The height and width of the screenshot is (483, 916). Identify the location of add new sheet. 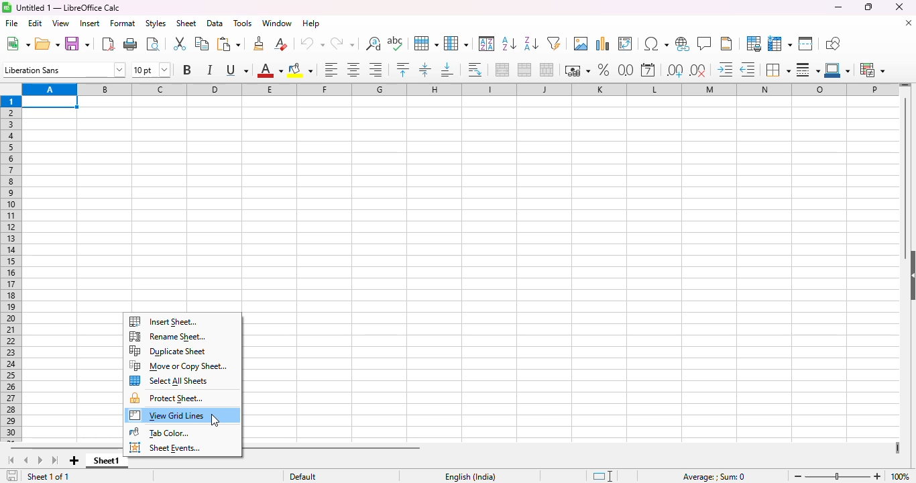
(74, 461).